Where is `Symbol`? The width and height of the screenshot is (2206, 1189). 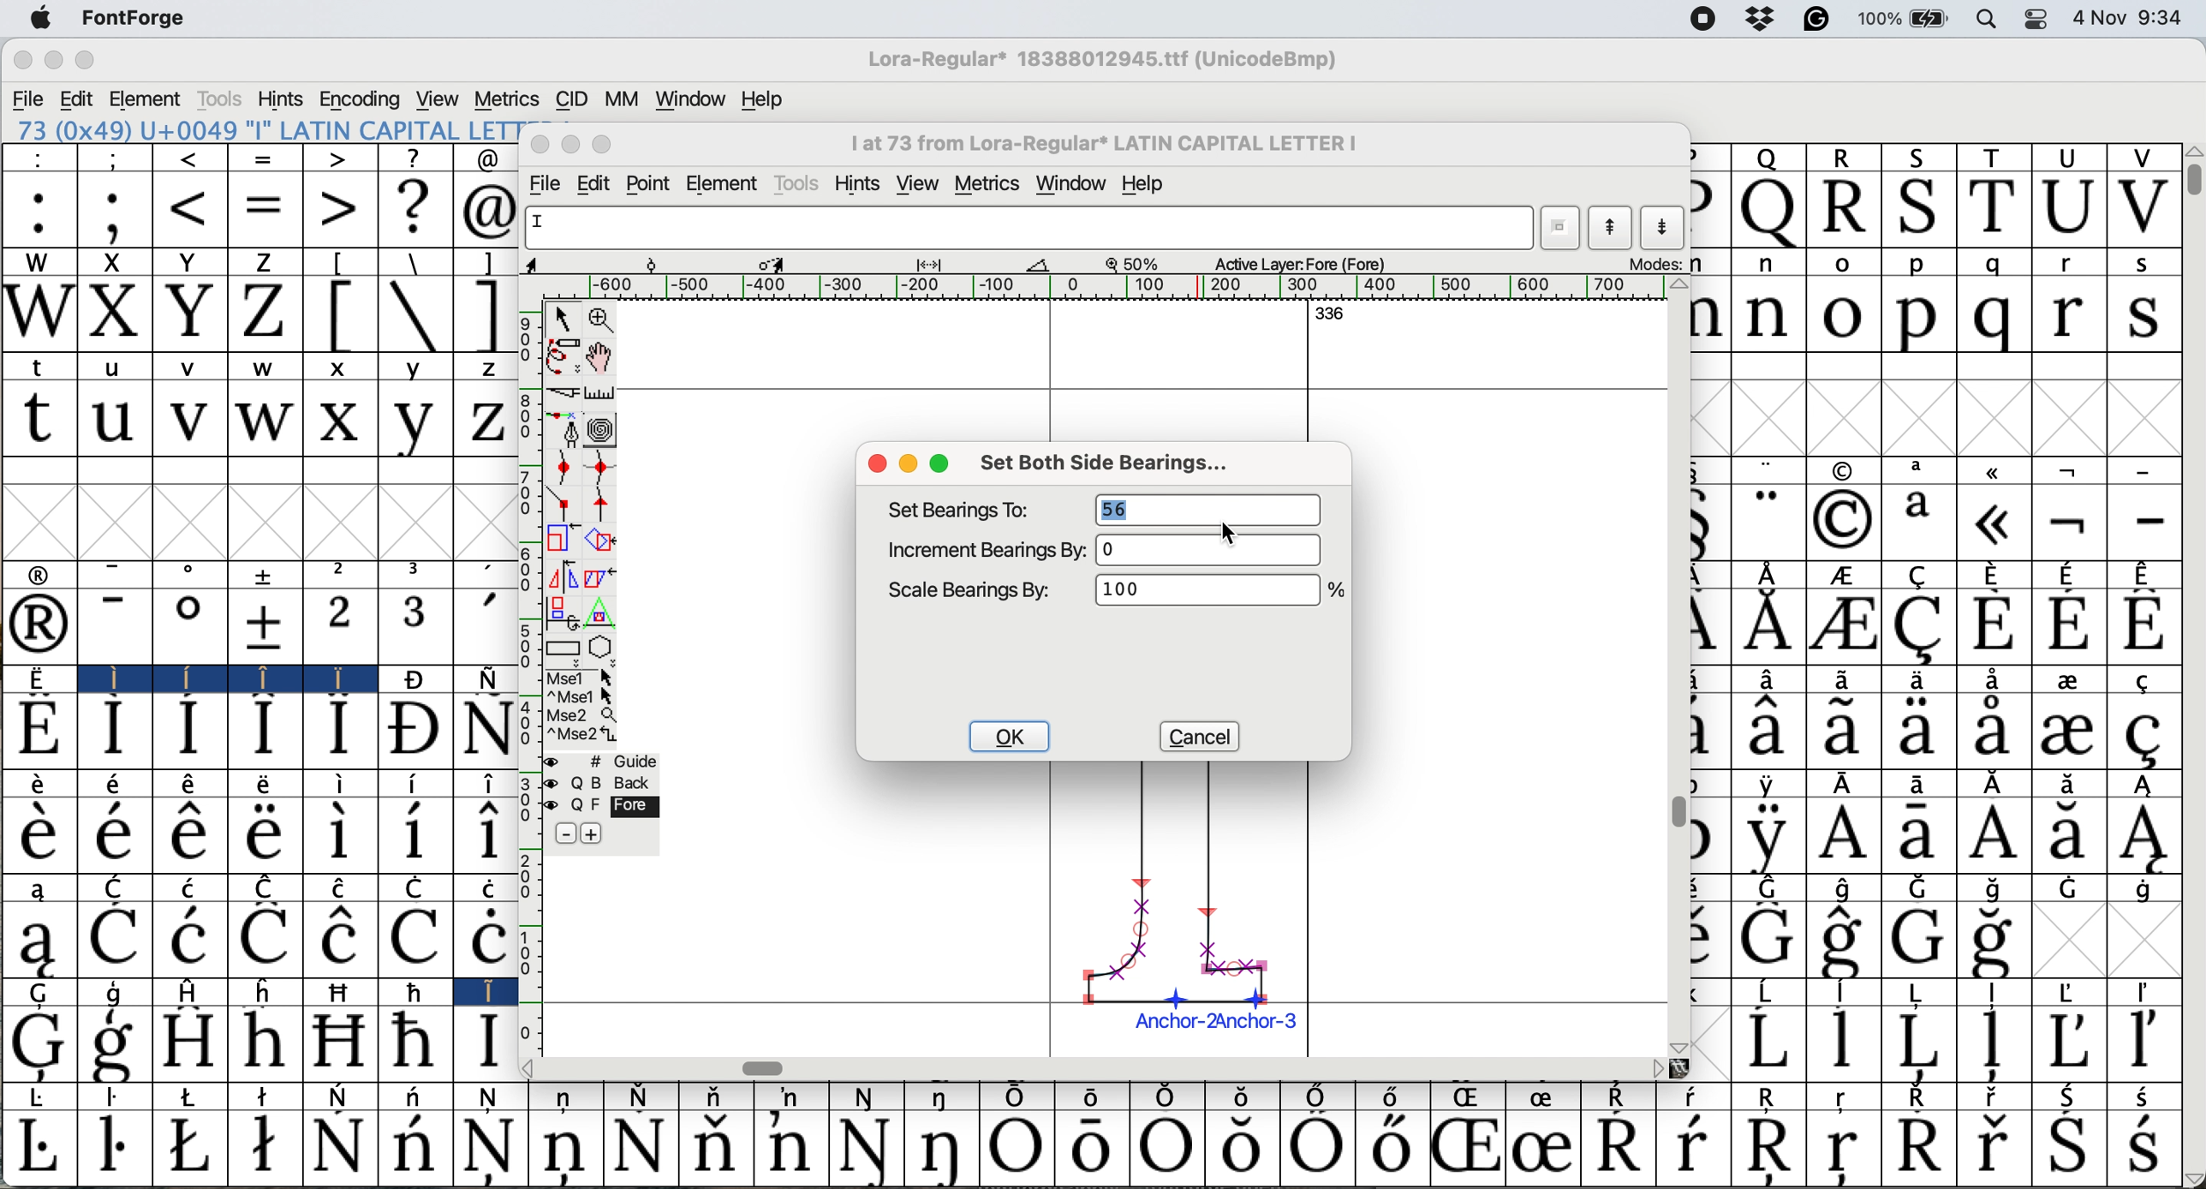
Symbol is located at coordinates (486, 1043).